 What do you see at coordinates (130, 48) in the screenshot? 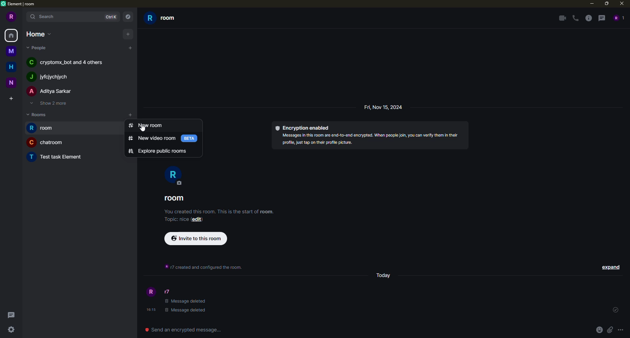
I see `add` at bounding box center [130, 48].